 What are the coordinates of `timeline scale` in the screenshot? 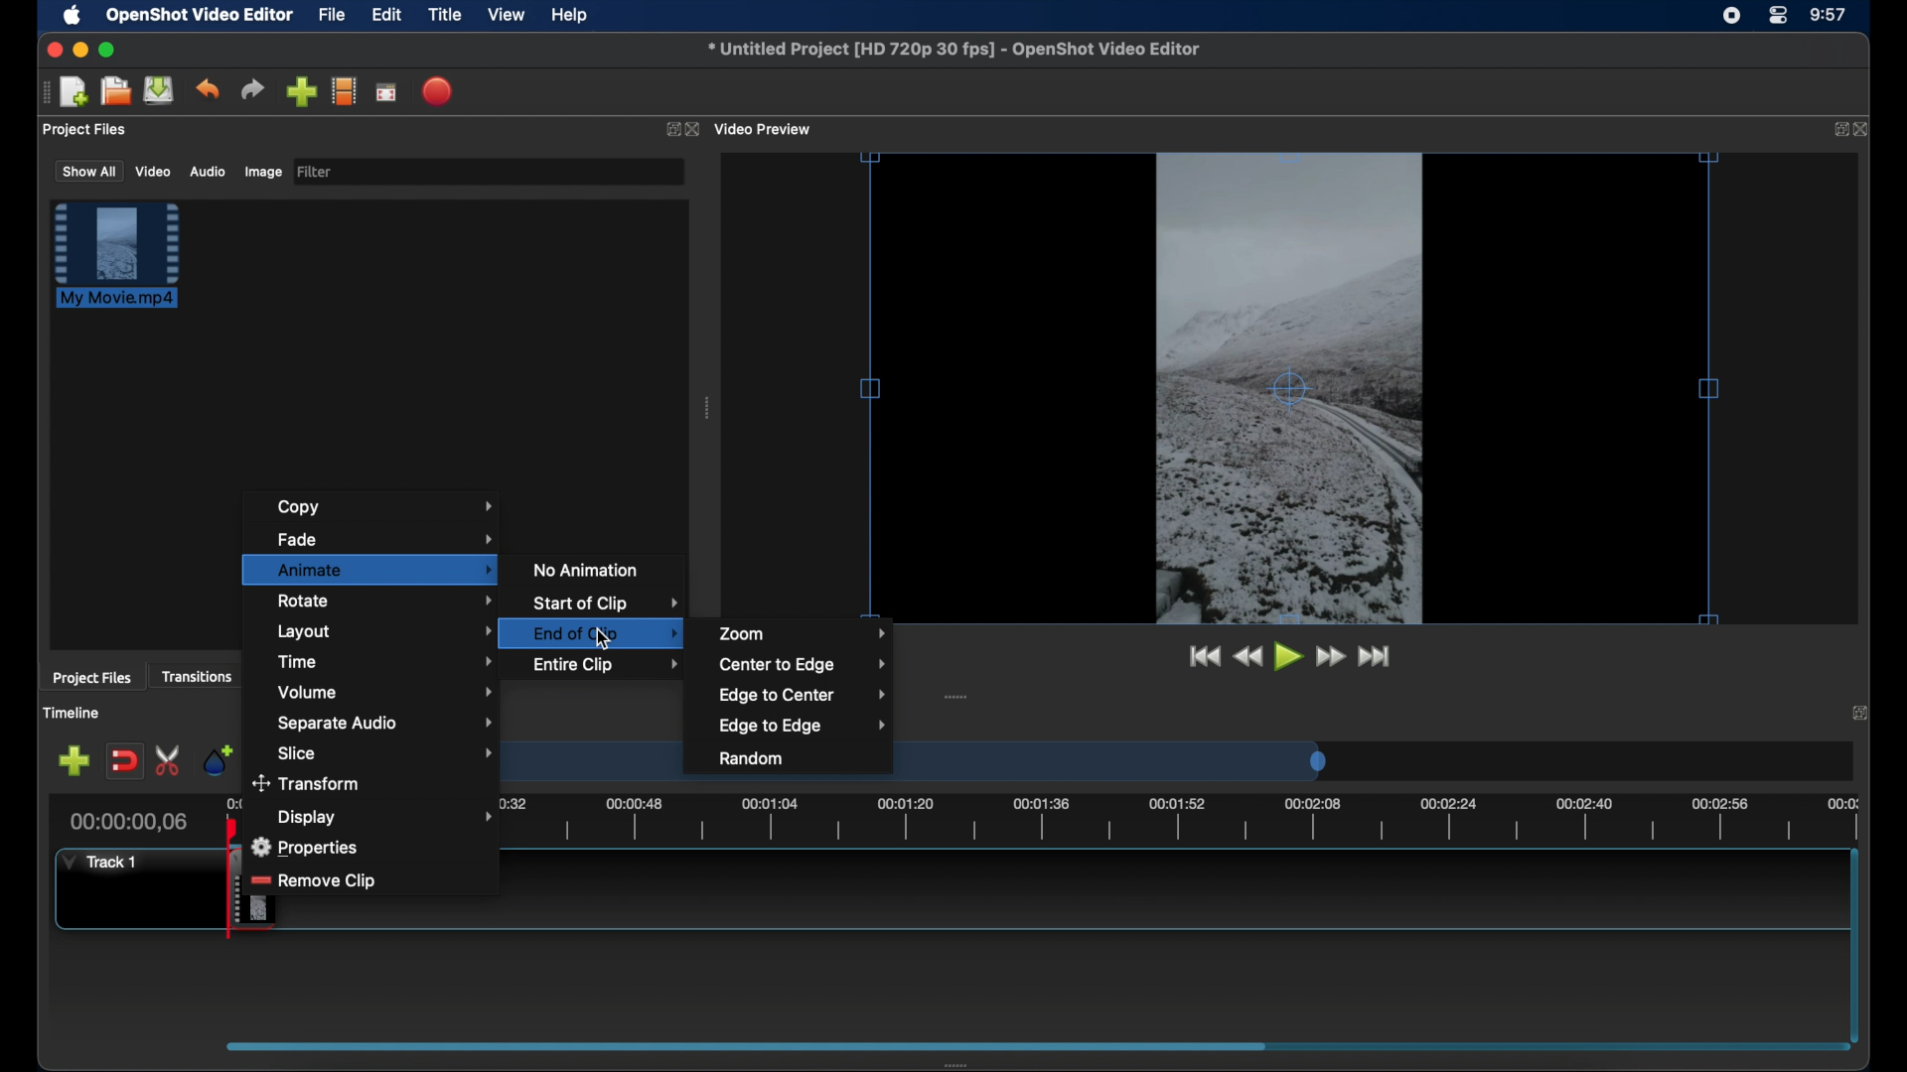 It's located at (1101, 768).